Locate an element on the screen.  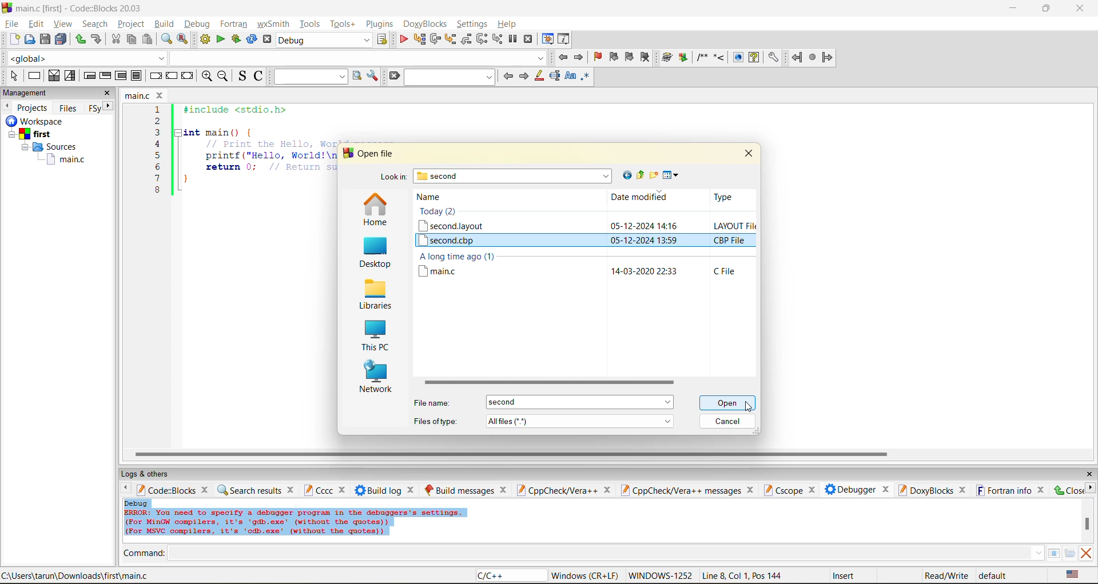
line8, col 1, pos 144 is located at coordinates (744, 575).